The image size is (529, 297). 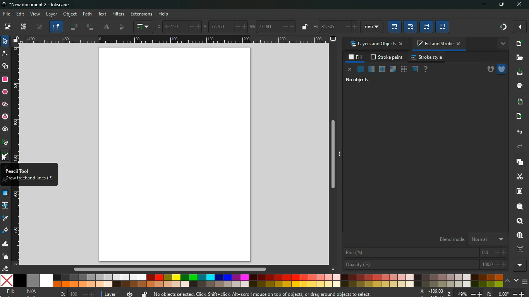 What do you see at coordinates (519, 177) in the screenshot?
I see `cut` at bounding box center [519, 177].